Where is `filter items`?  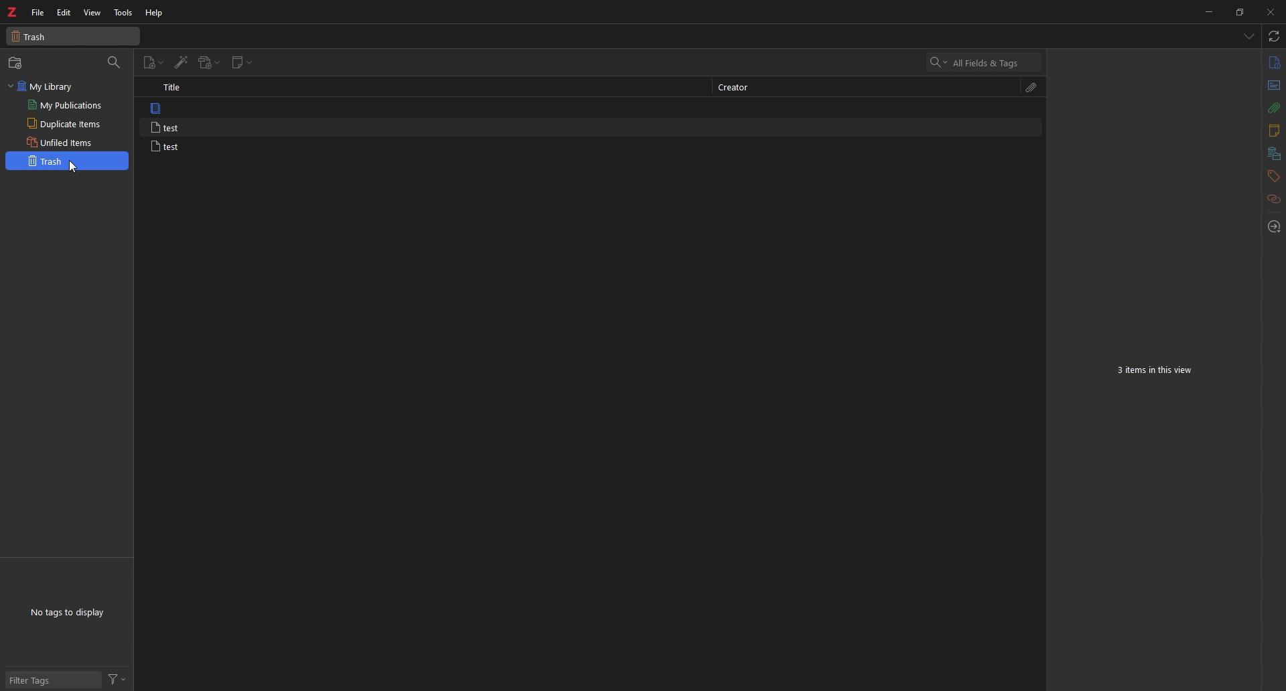 filter items is located at coordinates (115, 63).